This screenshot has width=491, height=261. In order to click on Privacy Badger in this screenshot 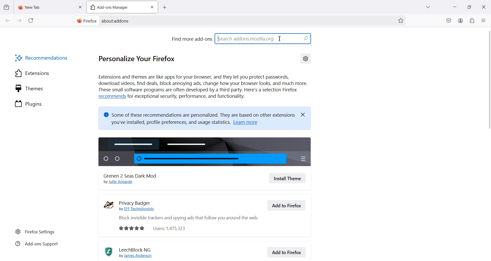, I will do `click(141, 201)`.